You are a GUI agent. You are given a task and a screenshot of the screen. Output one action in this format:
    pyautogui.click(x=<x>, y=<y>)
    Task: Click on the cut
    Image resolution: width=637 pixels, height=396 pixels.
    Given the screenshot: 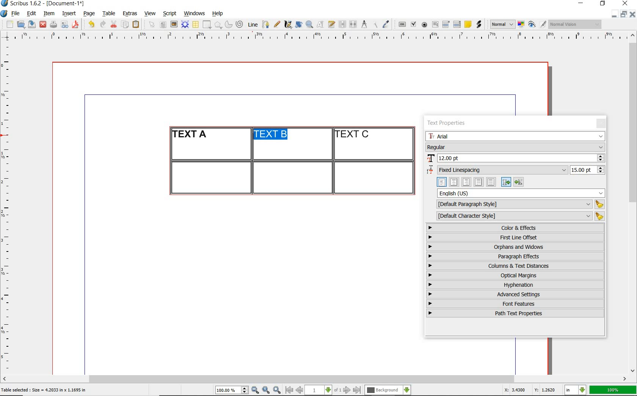 What is the action you would take?
    pyautogui.click(x=114, y=24)
    